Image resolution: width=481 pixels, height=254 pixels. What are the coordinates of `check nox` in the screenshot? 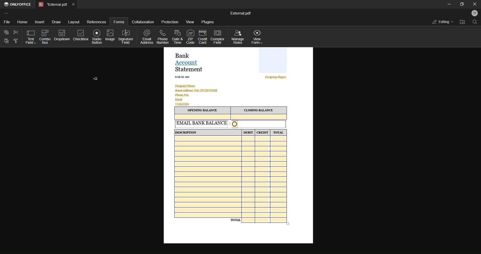 It's located at (80, 35).